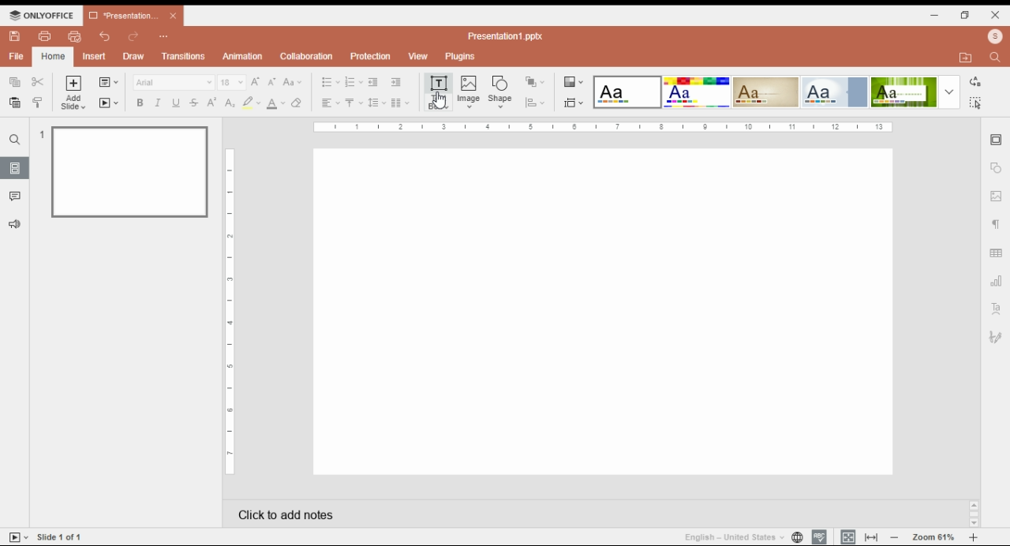 Image resolution: width=1010 pixels, height=546 pixels. What do you see at coordinates (974, 523) in the screenshot?
I see `scroll down` at bounding box center [974, 523].